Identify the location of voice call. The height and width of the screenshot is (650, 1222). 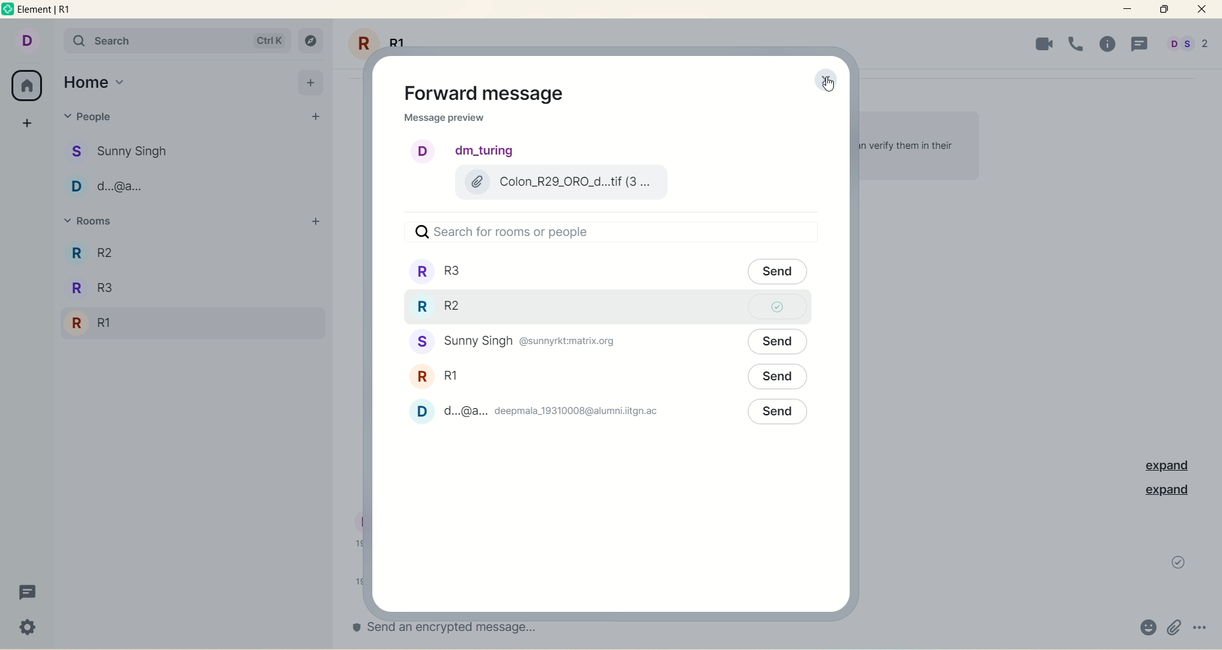
(1078, 43).